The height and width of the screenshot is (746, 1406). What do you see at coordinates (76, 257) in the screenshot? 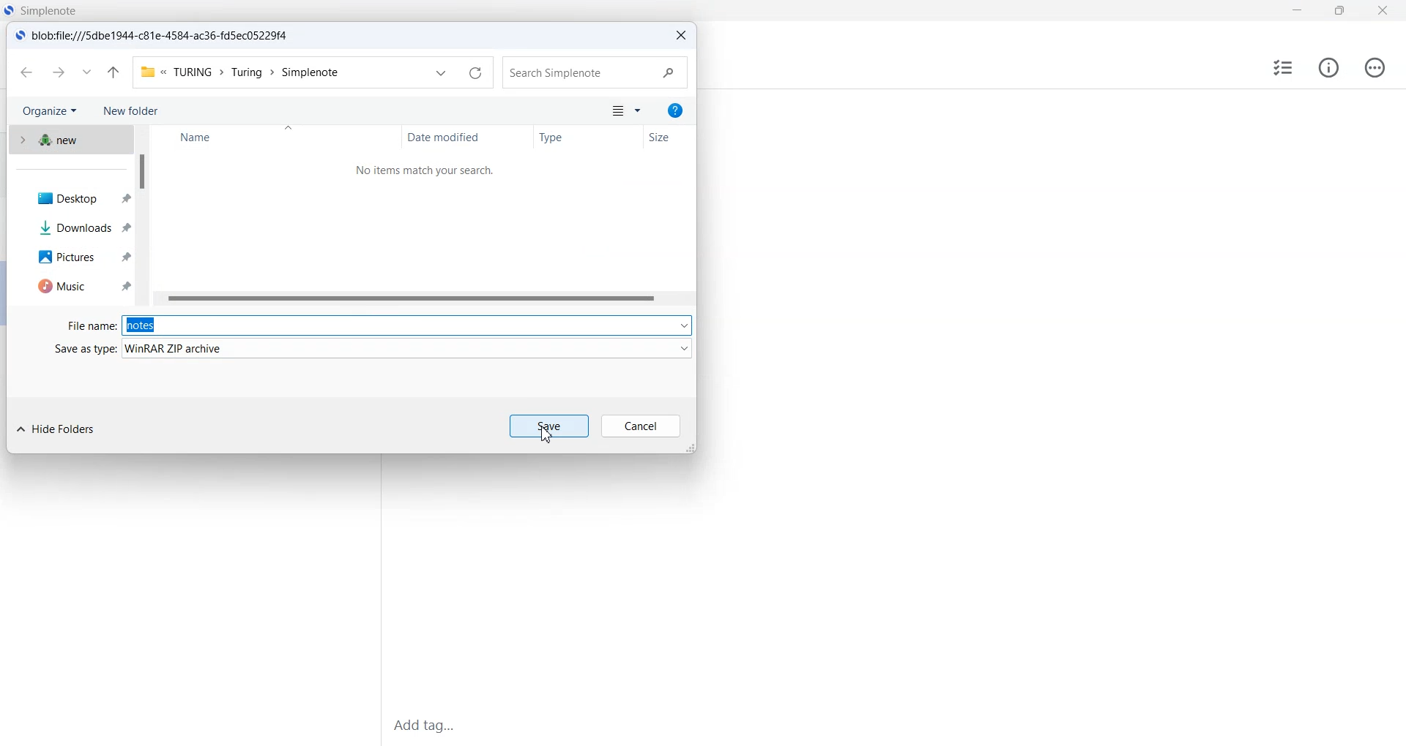
I see `Pictures` at bounding box center [76, 257].